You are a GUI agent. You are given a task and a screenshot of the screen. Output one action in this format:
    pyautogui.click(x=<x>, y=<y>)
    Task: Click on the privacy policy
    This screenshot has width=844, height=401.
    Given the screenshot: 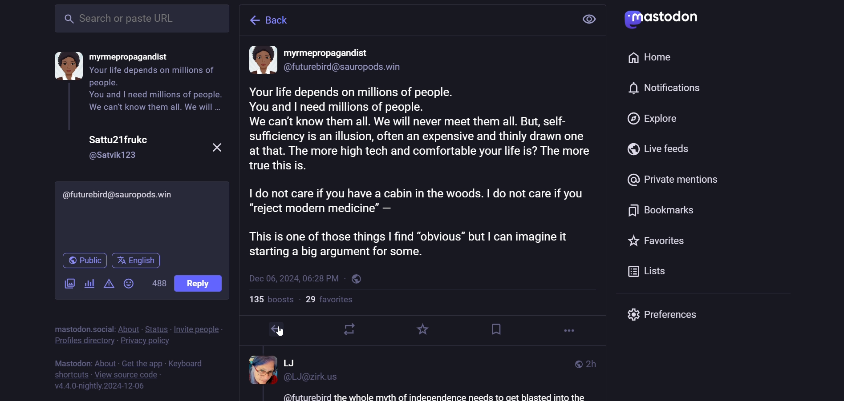 What is the action you would take?
    pyautogui.click(x=147, y=341)
    